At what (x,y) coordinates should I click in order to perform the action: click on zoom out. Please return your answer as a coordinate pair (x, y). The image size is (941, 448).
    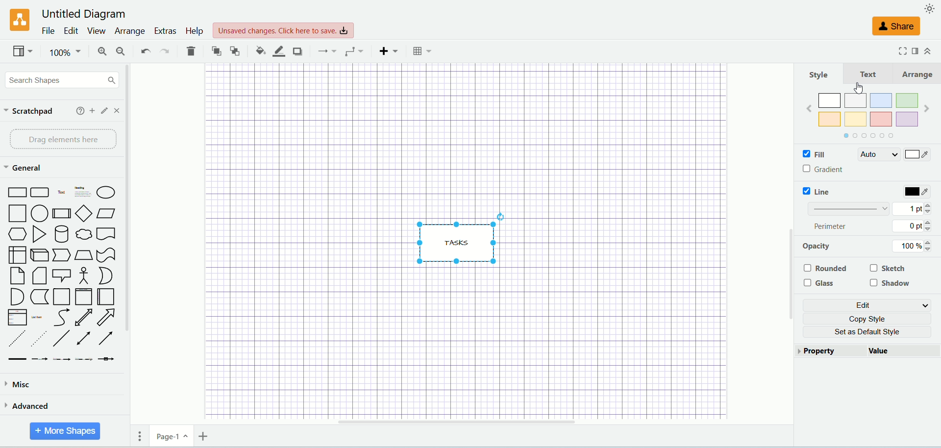
    Looking at the image, I should click on (119, 51).